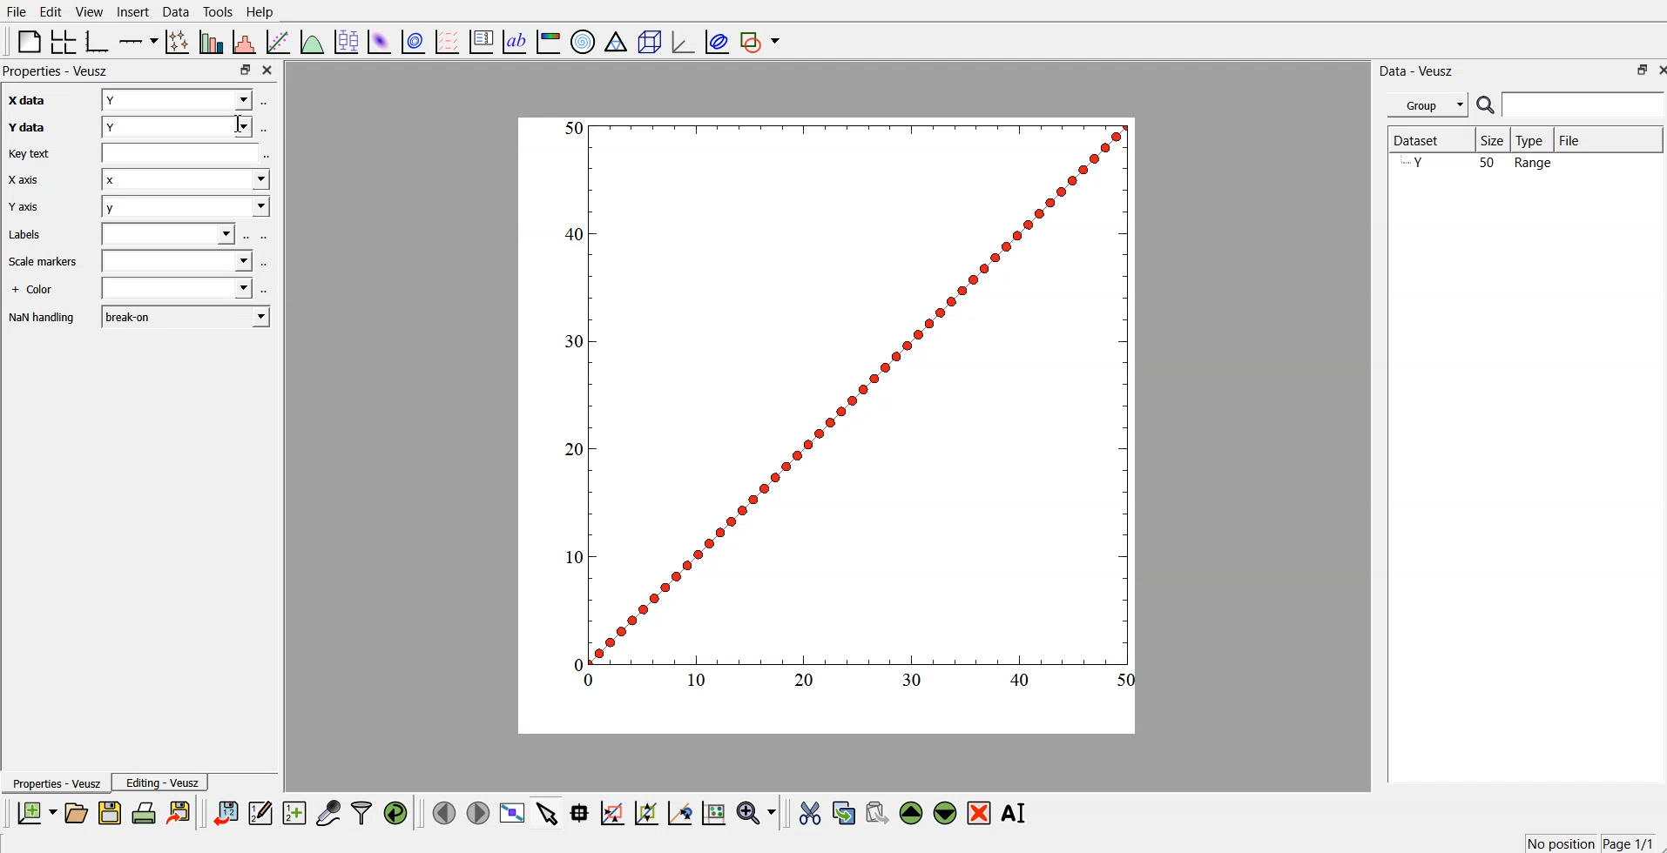 This screenshot has height=853, width=1667. I want to click on plot 2d datasets as contours, so click(414, 39).